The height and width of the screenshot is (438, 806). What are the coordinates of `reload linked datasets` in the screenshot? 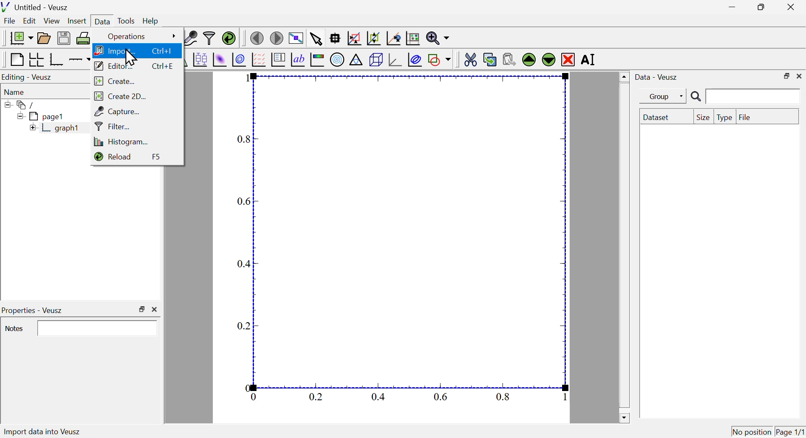 It's located at (228, 38).